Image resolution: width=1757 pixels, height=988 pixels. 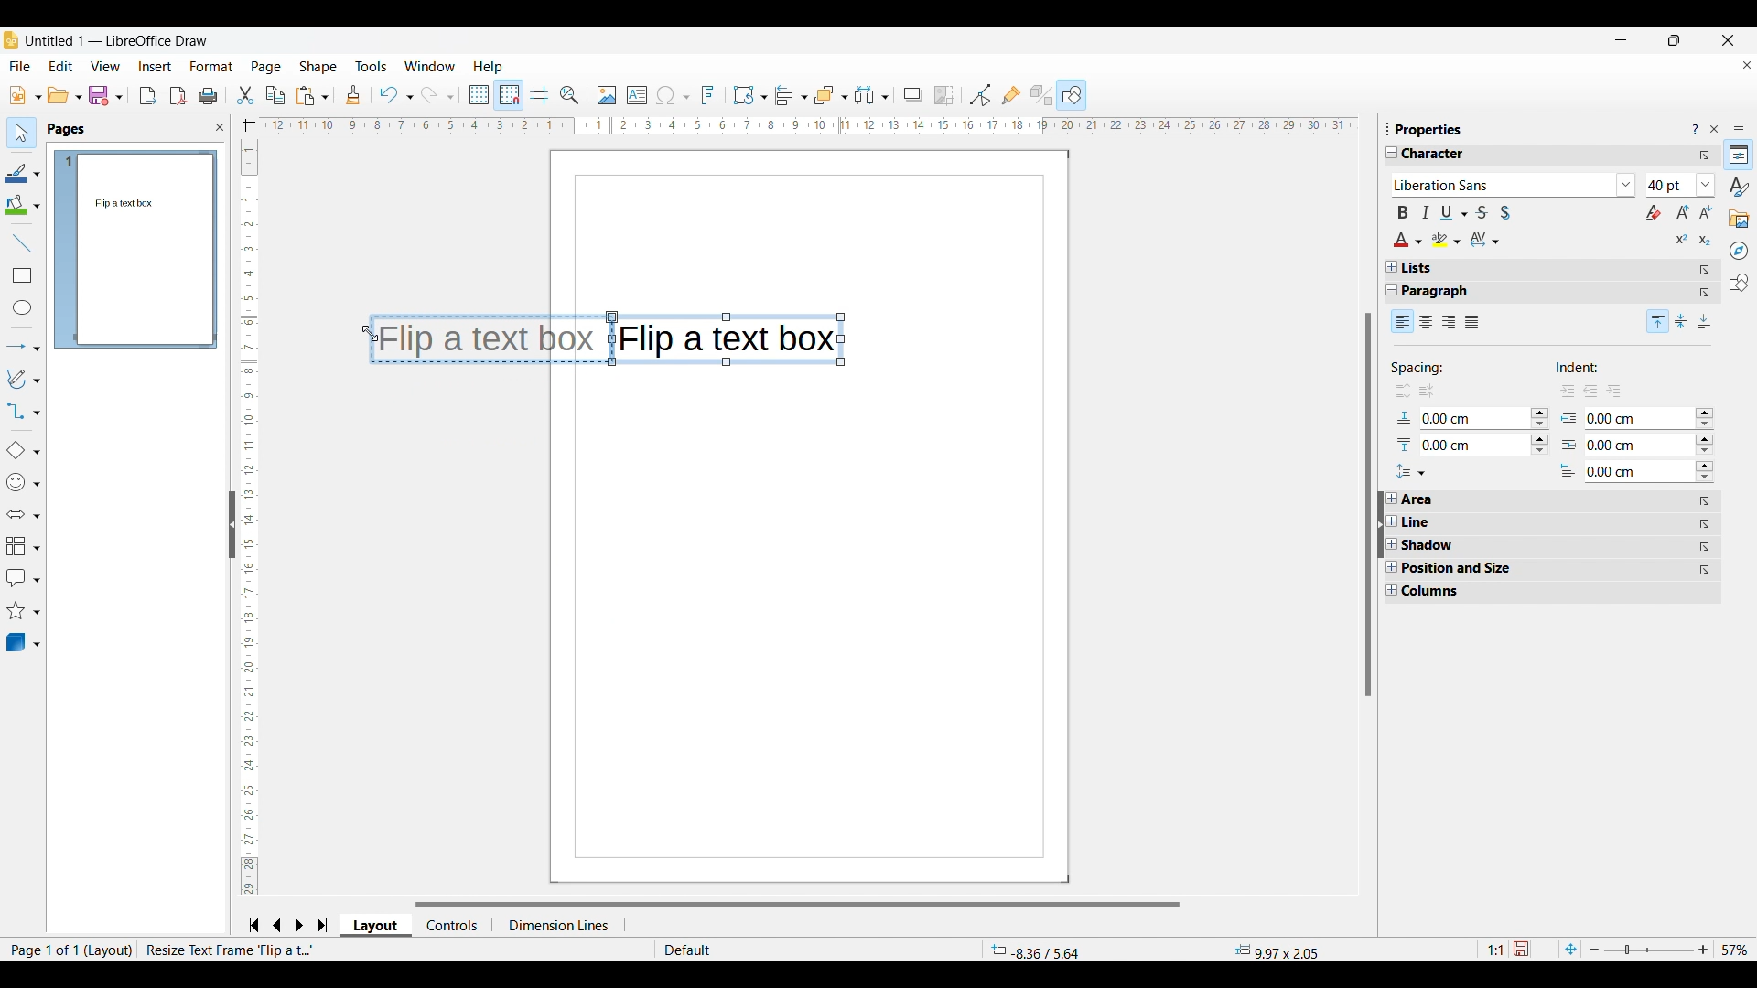 What do you see at coordinates (253, 925) in the screenshot?
I see `Jump to frist slide` at bounding box center [253, 925].